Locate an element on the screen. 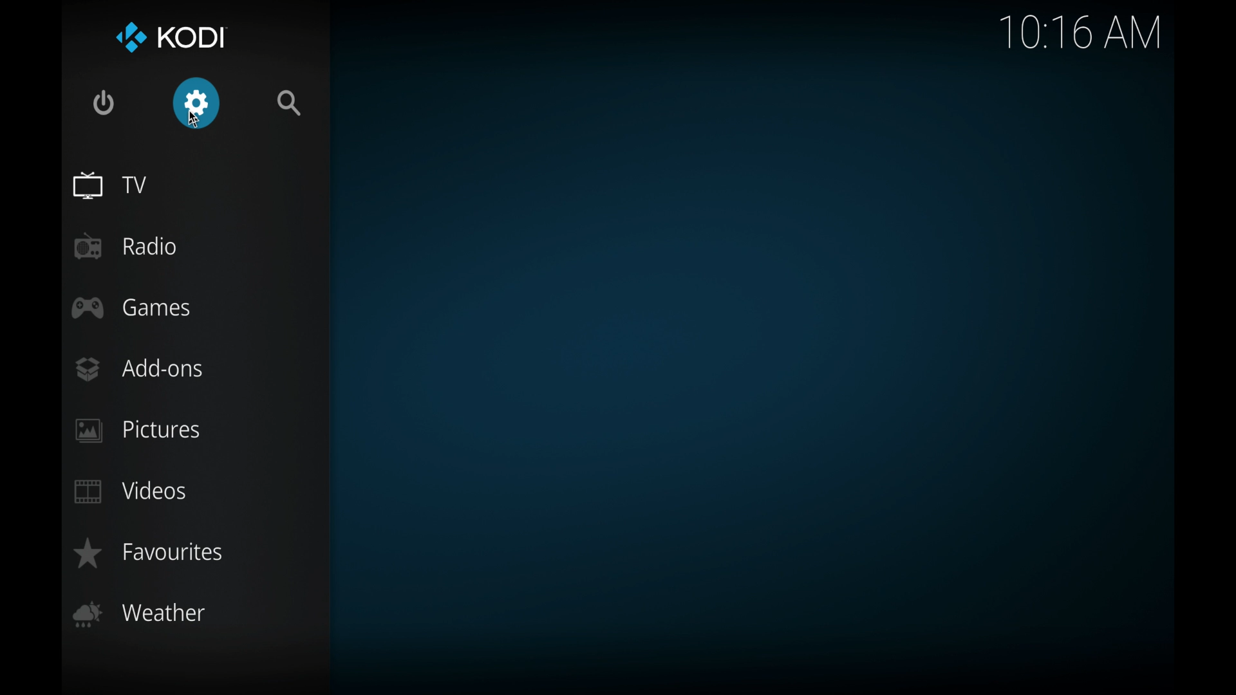  settings is located at coordinates (196, 104).